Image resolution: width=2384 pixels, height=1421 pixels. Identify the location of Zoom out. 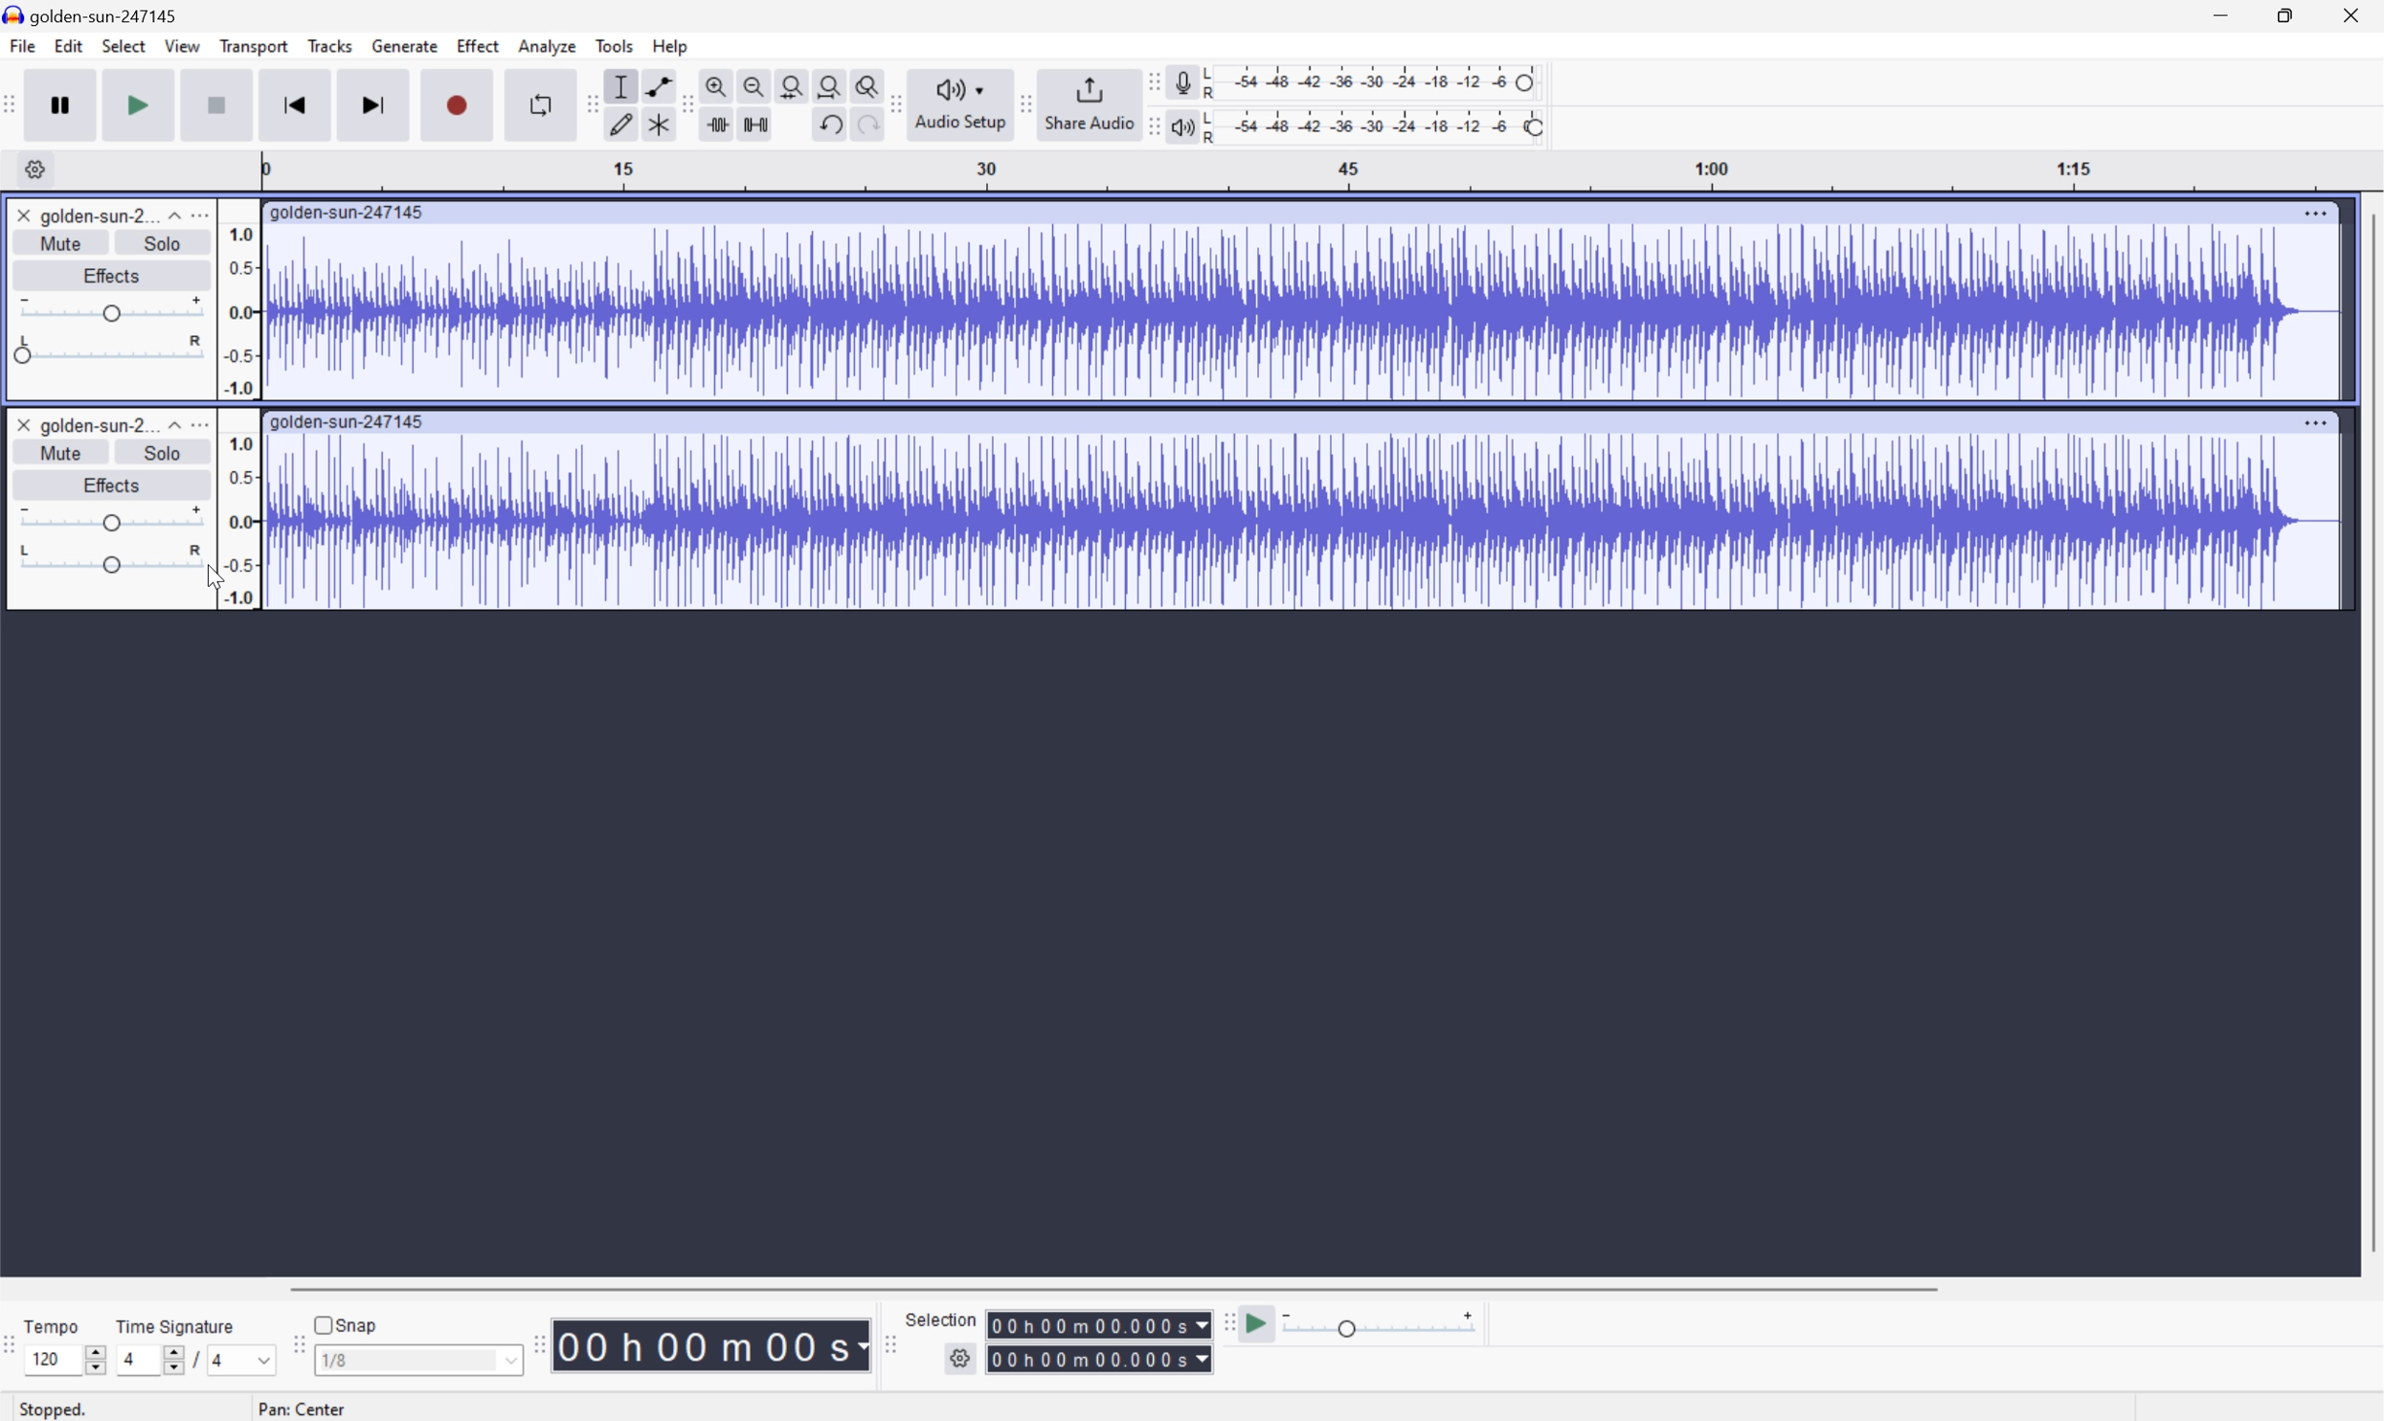
(755, 84).